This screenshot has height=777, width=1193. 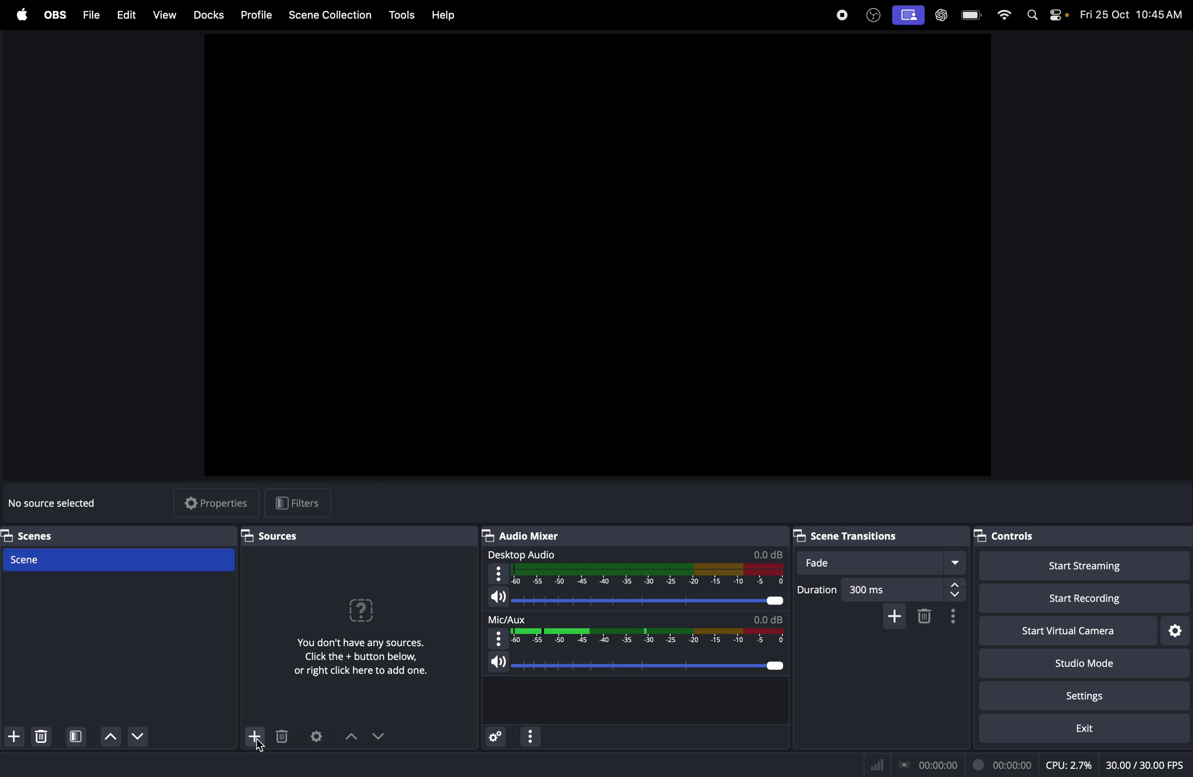 What do you see at coordinates (1081, 662) in the screenshot?
I see `studio mode` at bounding box center [1081, 662].